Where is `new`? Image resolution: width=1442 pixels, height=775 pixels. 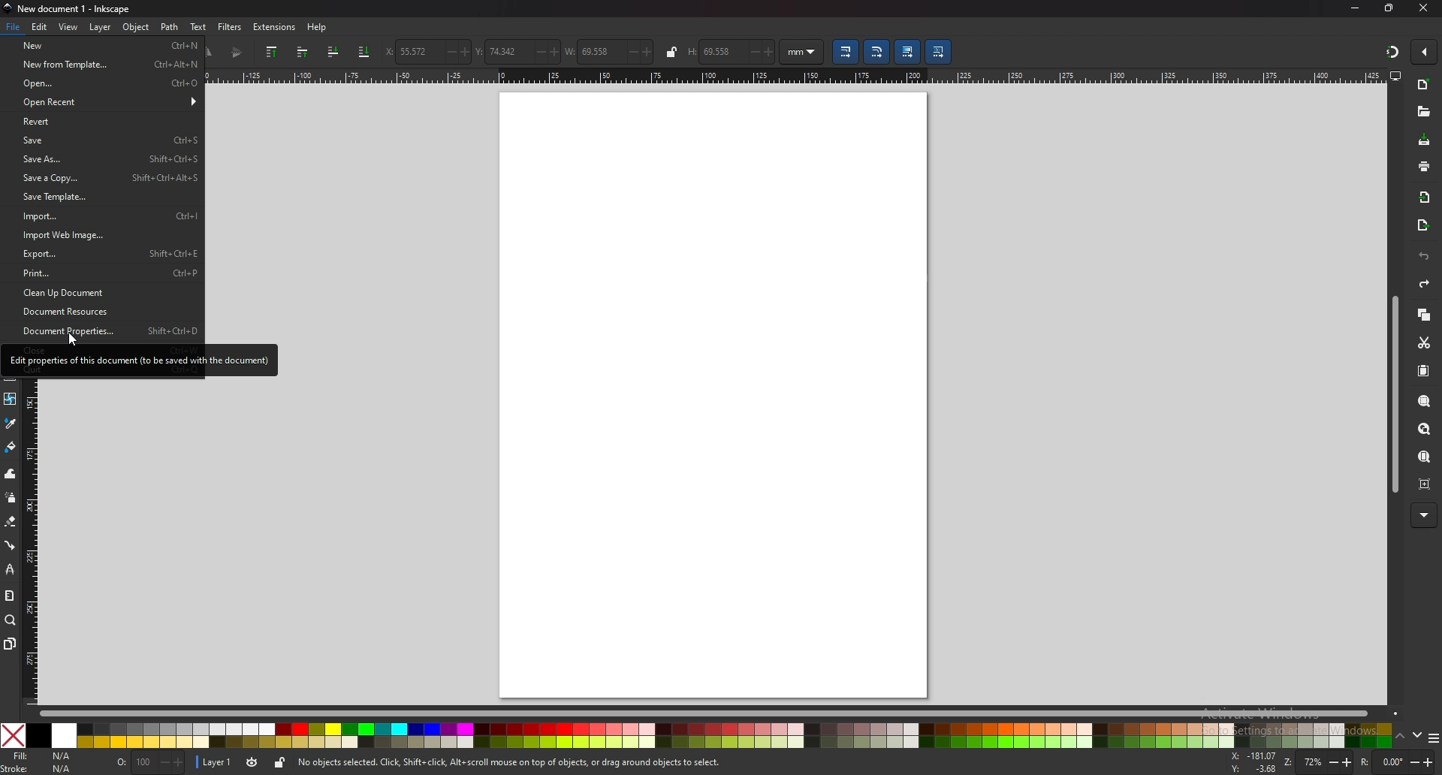
new is located at coordinates (107, 45).